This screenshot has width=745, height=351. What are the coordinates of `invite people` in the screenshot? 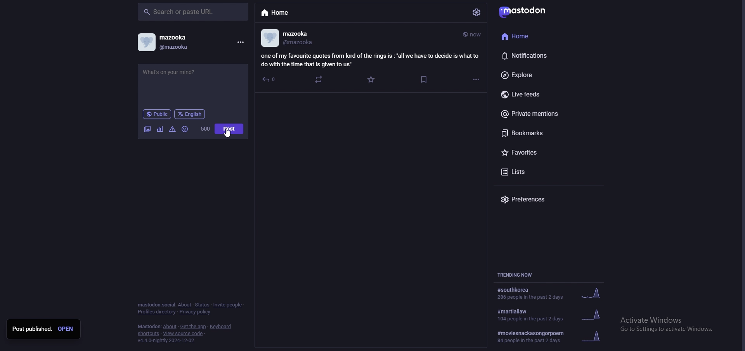 It's located at (229, 305).